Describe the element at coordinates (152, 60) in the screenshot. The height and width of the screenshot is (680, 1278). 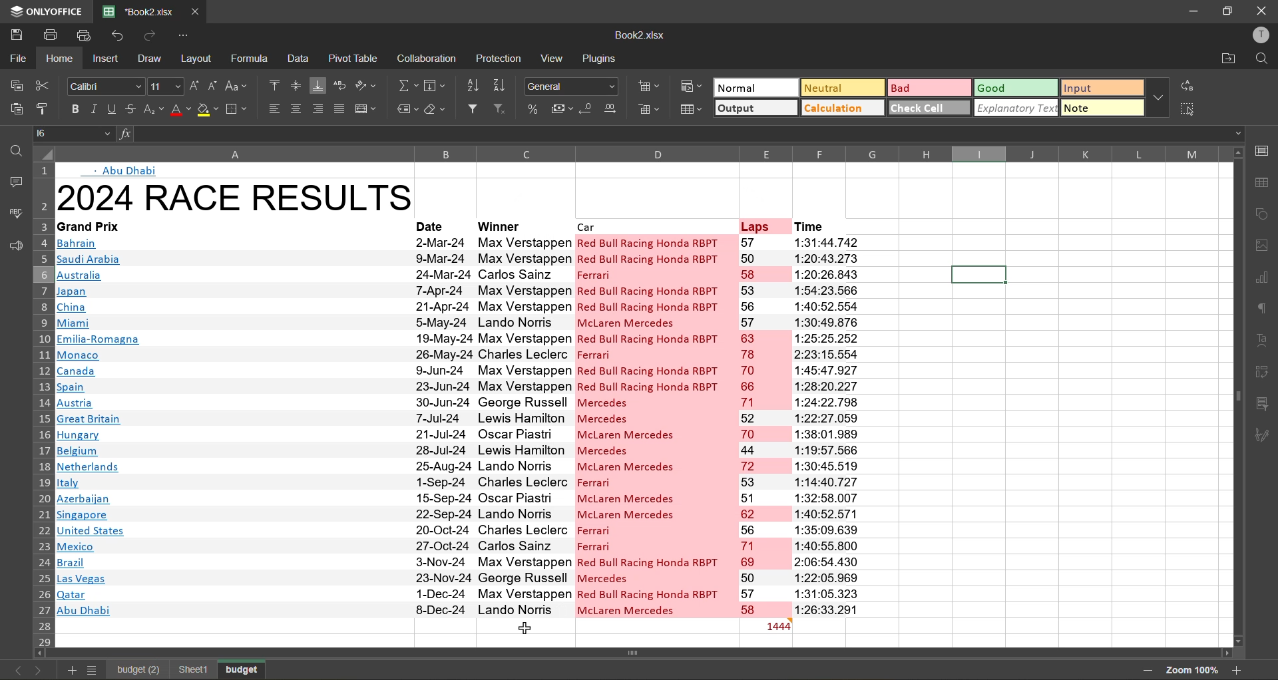
I see `draw` at that location.